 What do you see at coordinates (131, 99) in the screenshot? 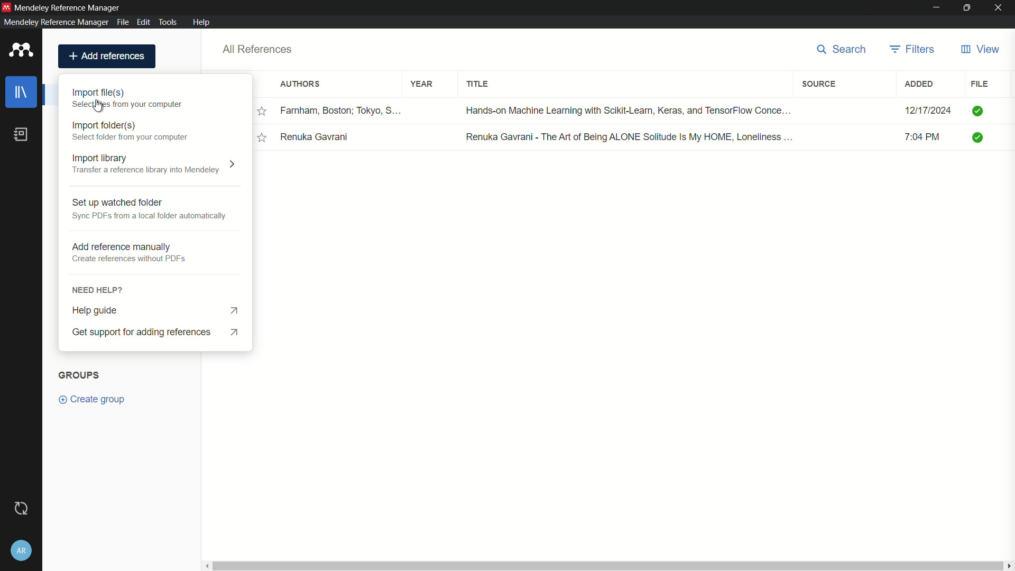
I see `import files(s): Select files from your computer` at bounding box center [131, 99].